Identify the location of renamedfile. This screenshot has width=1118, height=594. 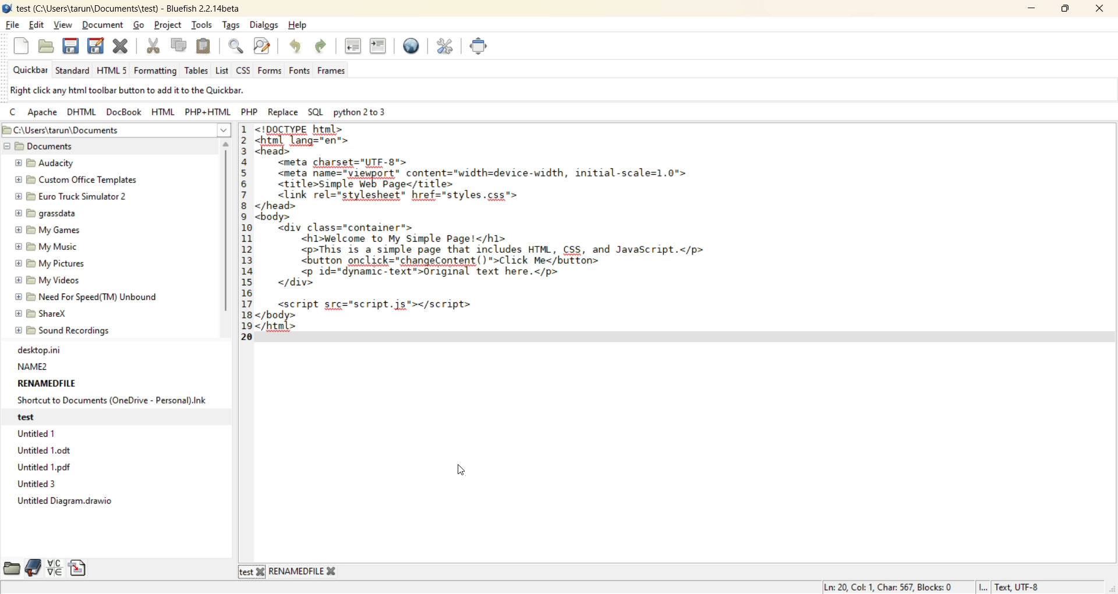
(296, 571).